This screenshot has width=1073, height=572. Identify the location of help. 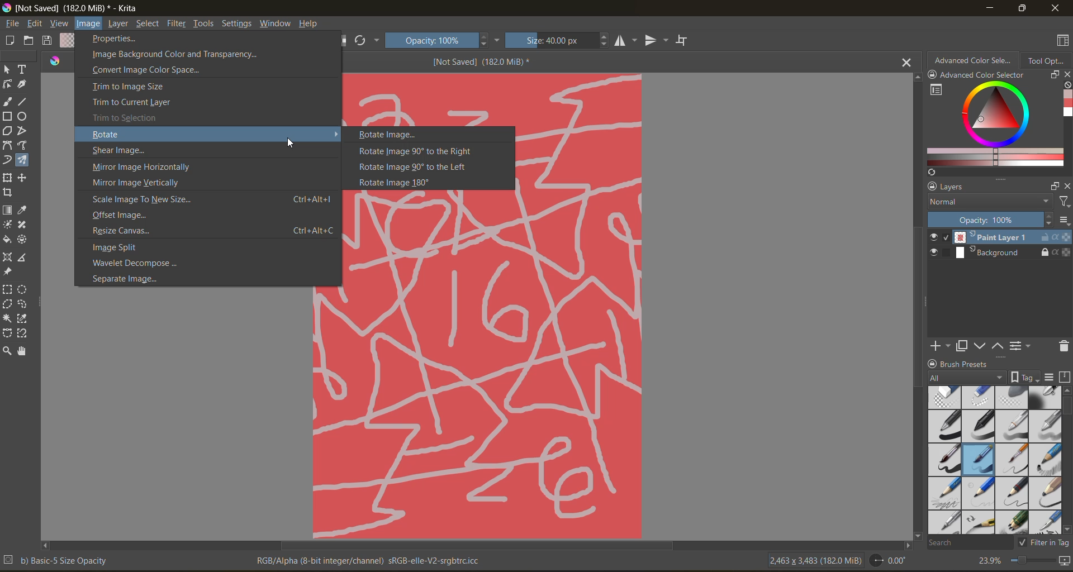
(314, 25).